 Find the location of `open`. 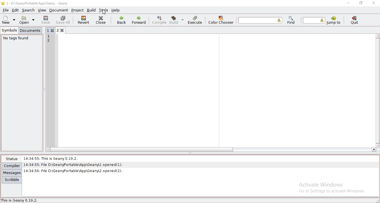

open is located at coordinates (25, 20).